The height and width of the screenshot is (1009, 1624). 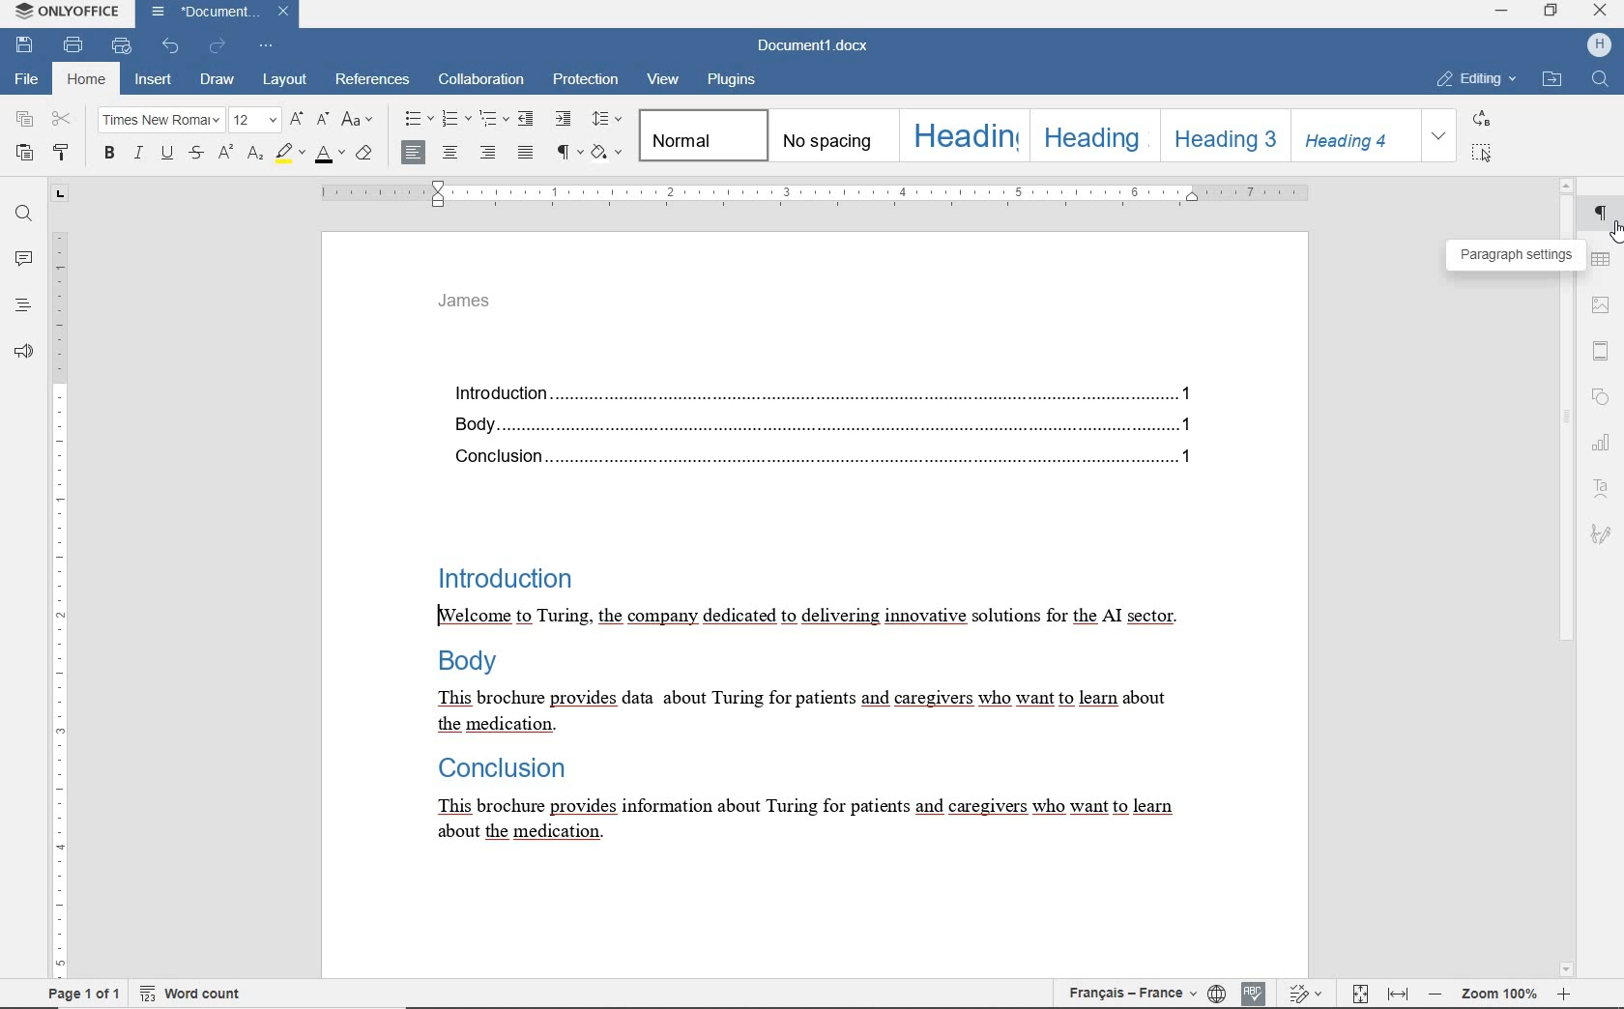 What do you see at coordinates (496, 119) in the screenshot?
I see `multilevel list` at bounding box center [496, 119].